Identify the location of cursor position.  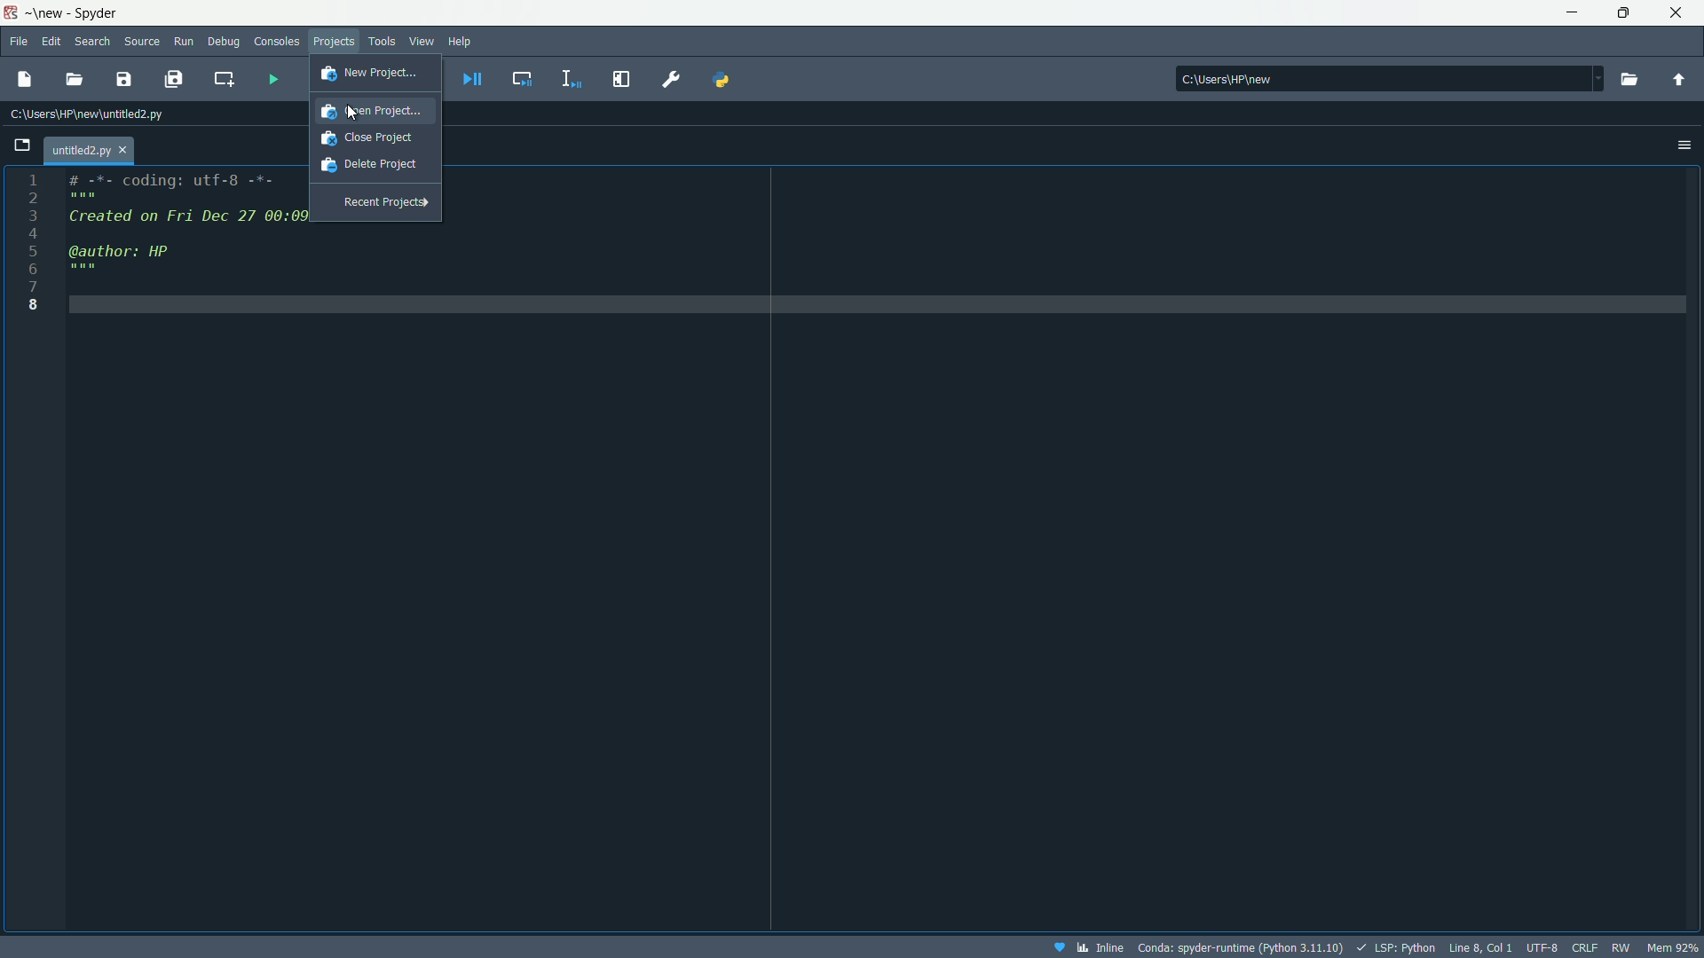
(1478, 946).